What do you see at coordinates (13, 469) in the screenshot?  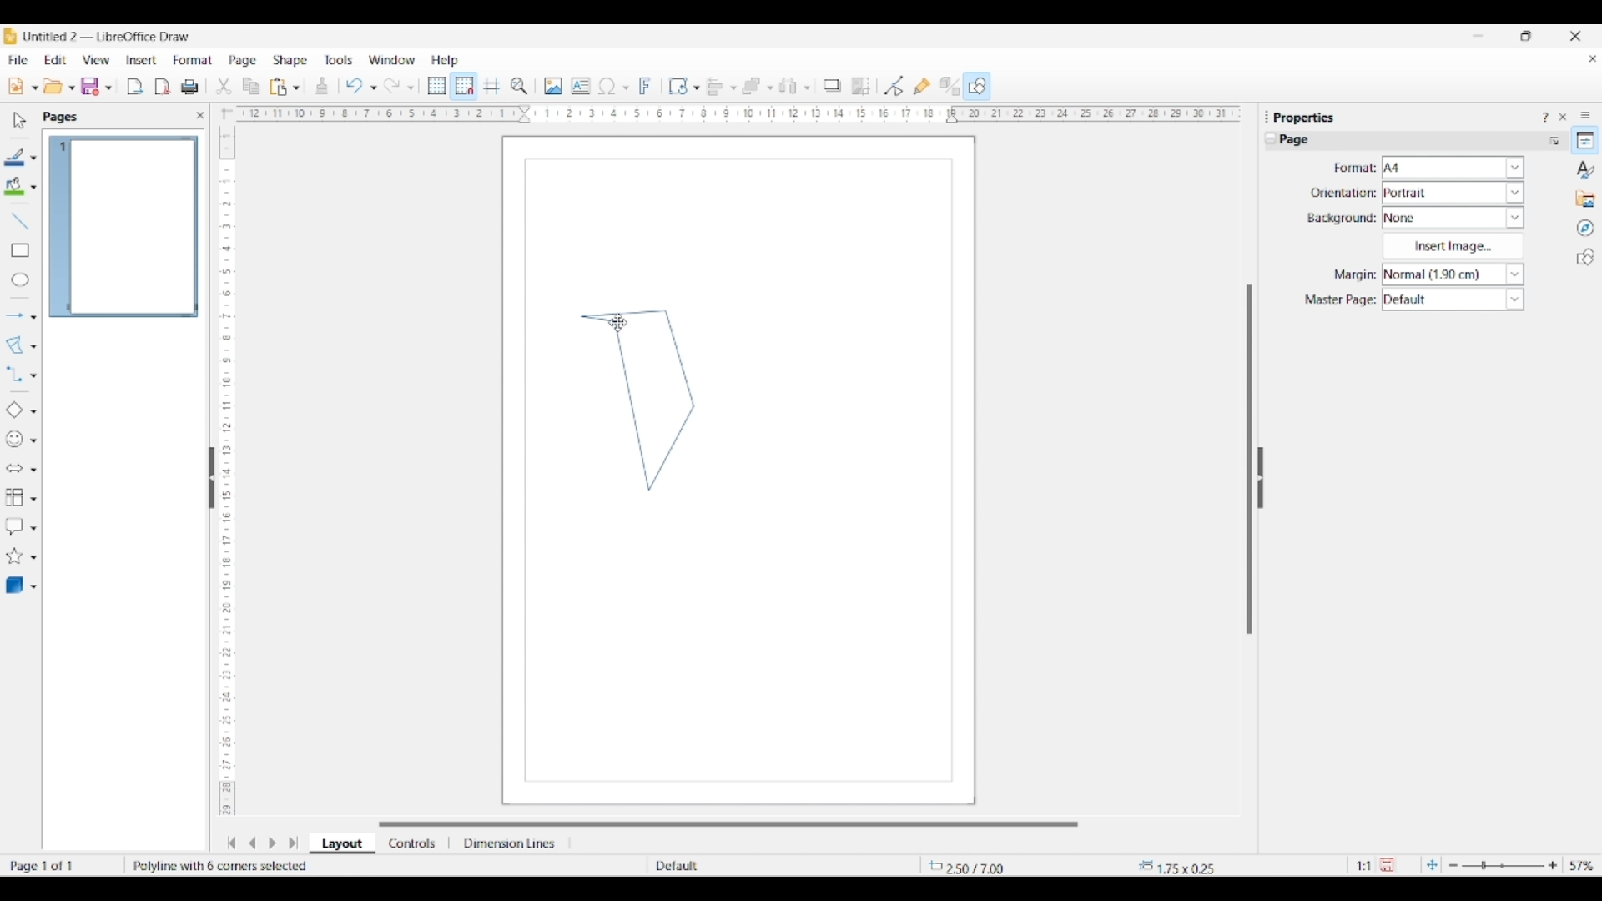 I see `Selected block arrow` at bounding box center [13, 469].